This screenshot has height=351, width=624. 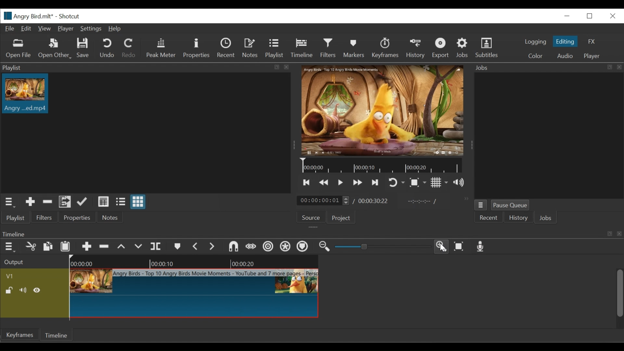 What do you see at coordinates (612, 16) in the screenshot?
I see `Close` at bounding box center [612, 16].